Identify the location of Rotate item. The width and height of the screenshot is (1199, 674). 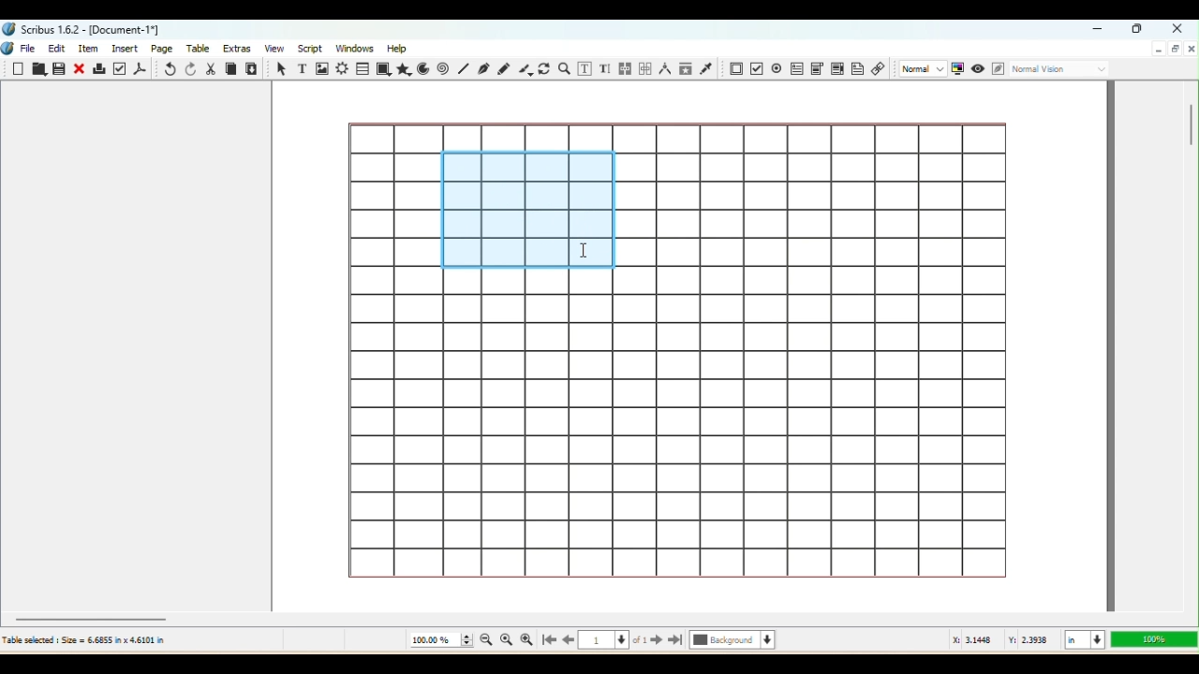
(544, 69).